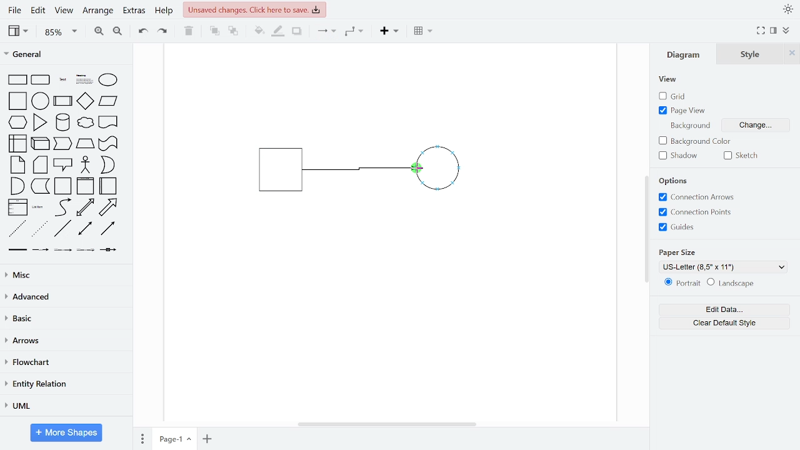 The image size is (800, 450). Describe the element at coordinates (389, 424) in the screenshot. I see `horizontal scrollbar` at that location.